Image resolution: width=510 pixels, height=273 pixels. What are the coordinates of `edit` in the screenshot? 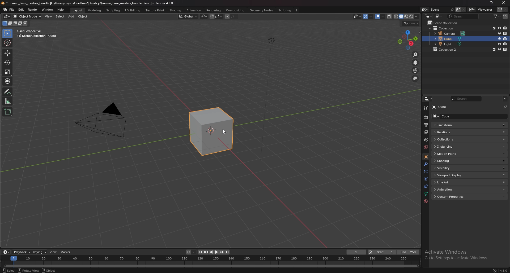 It's located at (21, 10).